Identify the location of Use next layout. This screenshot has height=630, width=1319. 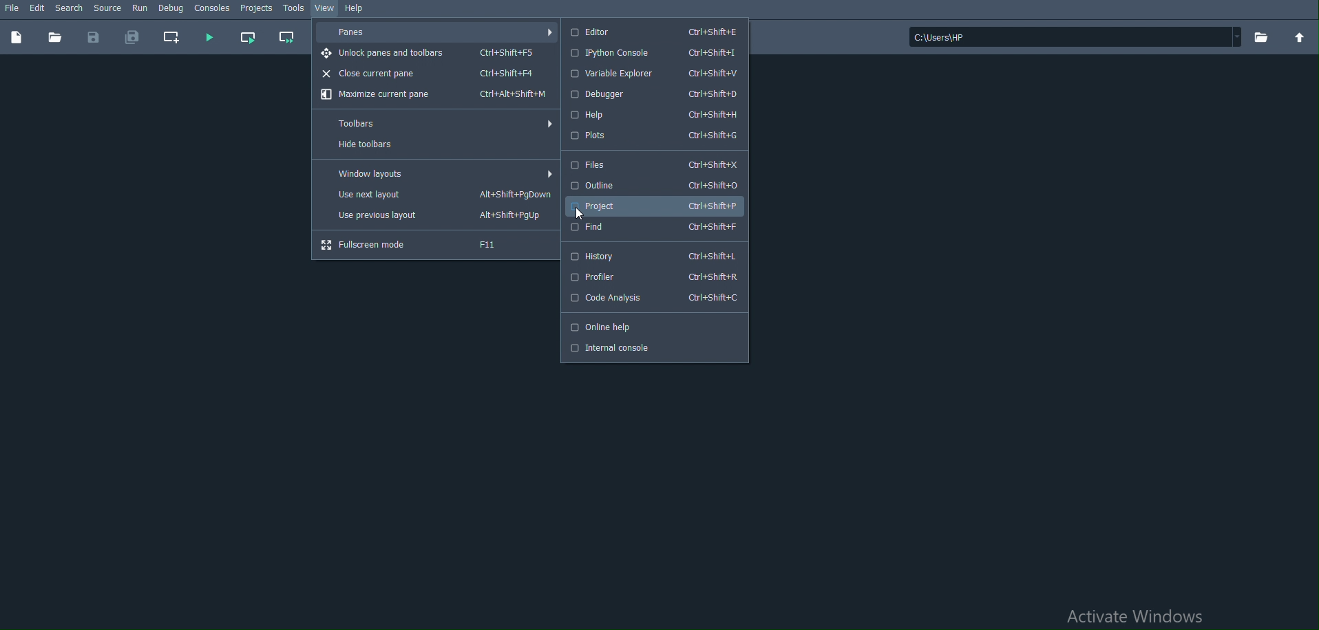
(436, 195).